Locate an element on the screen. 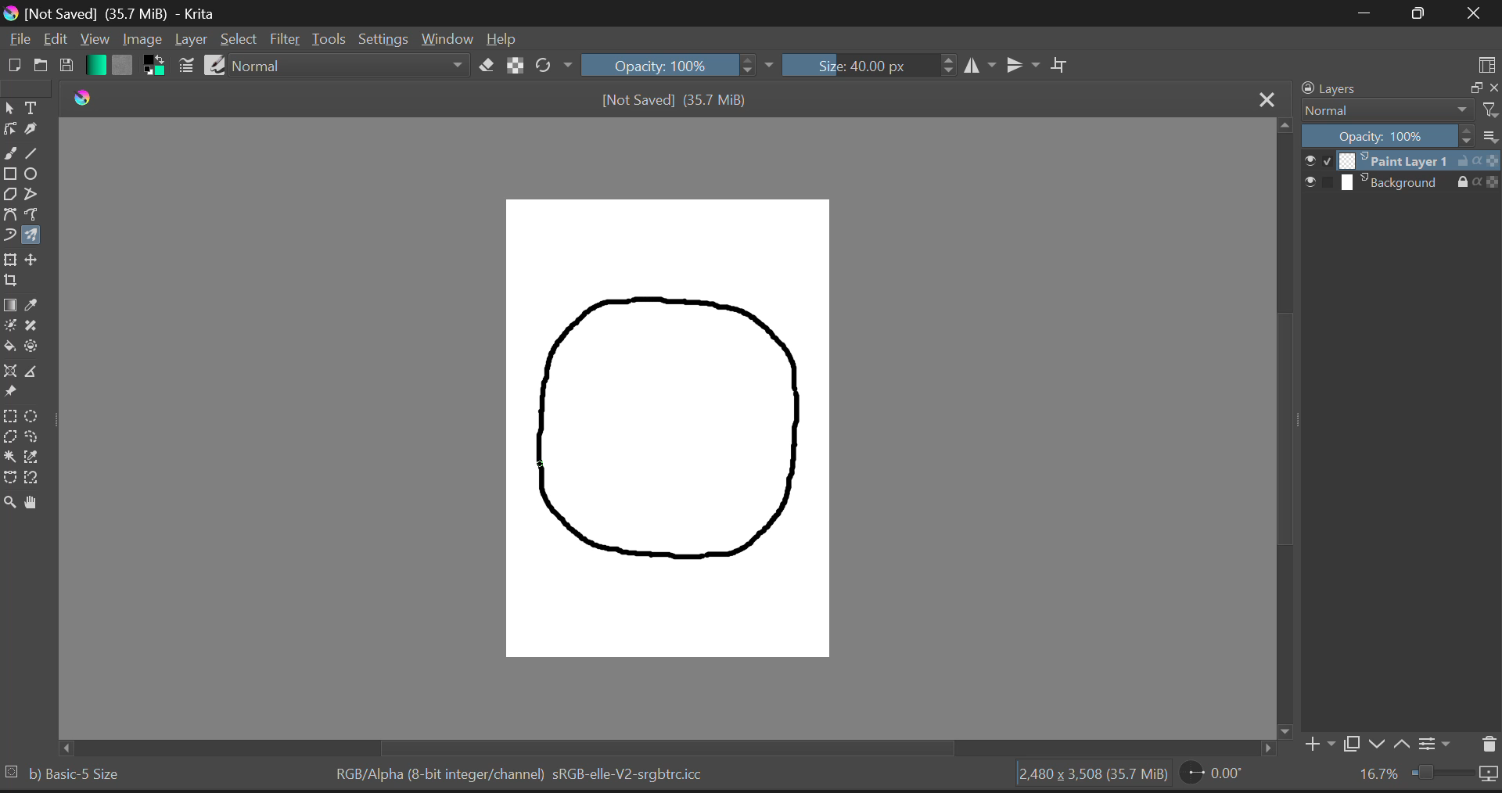 This screenshot has width=1502, height=793. RGB/Alpha (8-bit integer/channel) sRGB-elle-V2-srgbtrc.icc is located at coordinates (522, 773).